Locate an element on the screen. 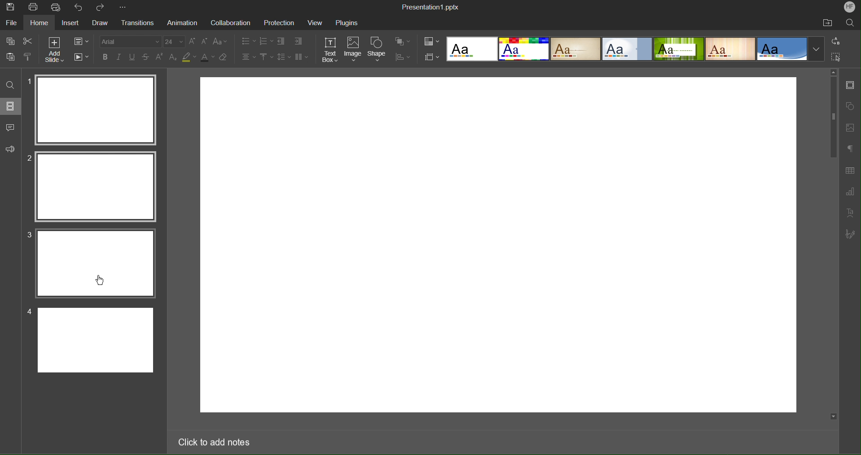  Numbered List is located at coordinates (266, 40).